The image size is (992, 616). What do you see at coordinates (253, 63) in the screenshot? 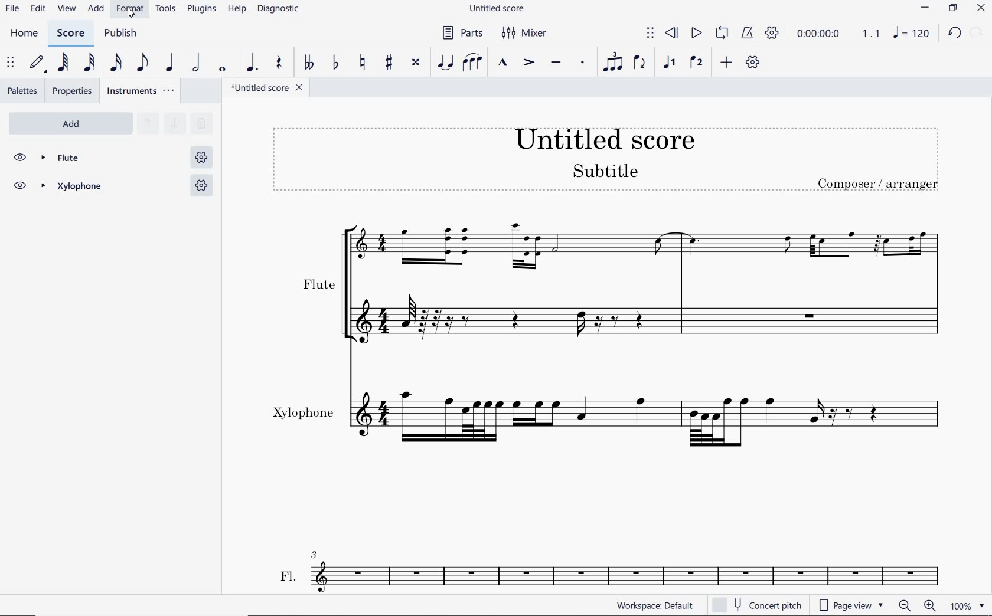
I see `AUGMENTATION DOT` at bounding box center [253, 63].